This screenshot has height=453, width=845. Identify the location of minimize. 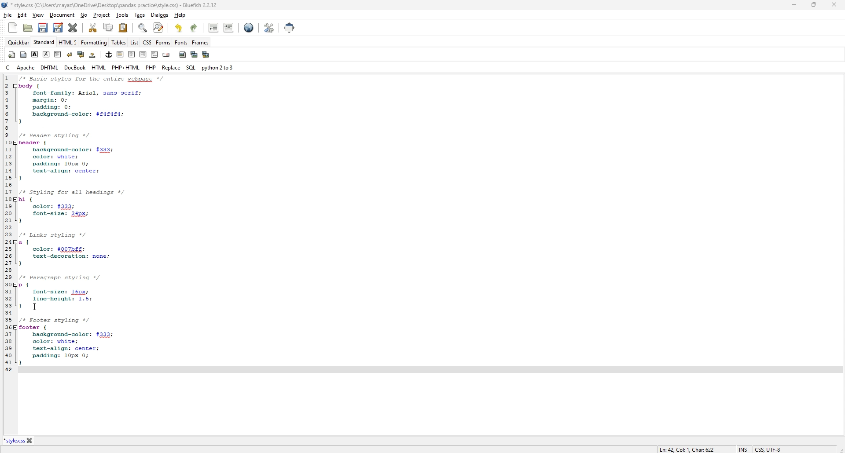
(794, 5).